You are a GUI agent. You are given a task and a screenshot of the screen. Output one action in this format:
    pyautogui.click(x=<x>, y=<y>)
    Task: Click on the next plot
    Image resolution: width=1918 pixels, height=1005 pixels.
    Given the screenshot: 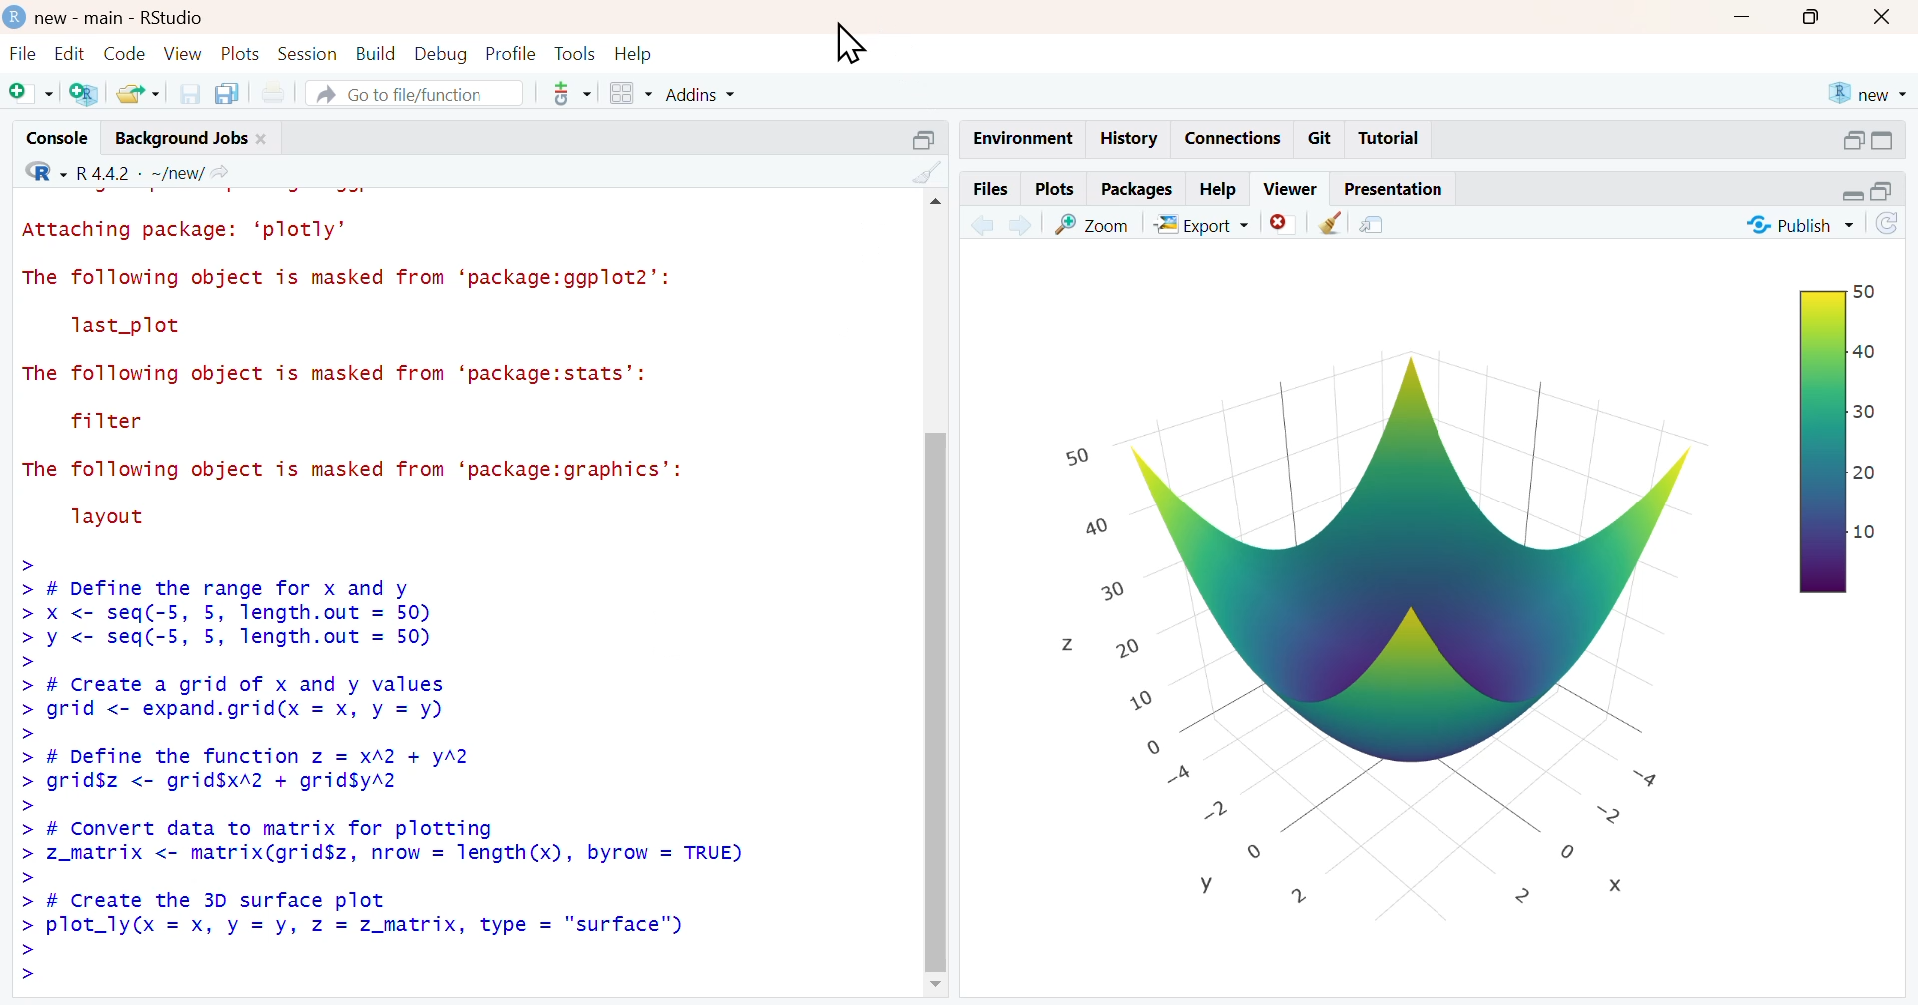 What is the action you would take?
    pyautogui.click(x=1019, y=222)
    